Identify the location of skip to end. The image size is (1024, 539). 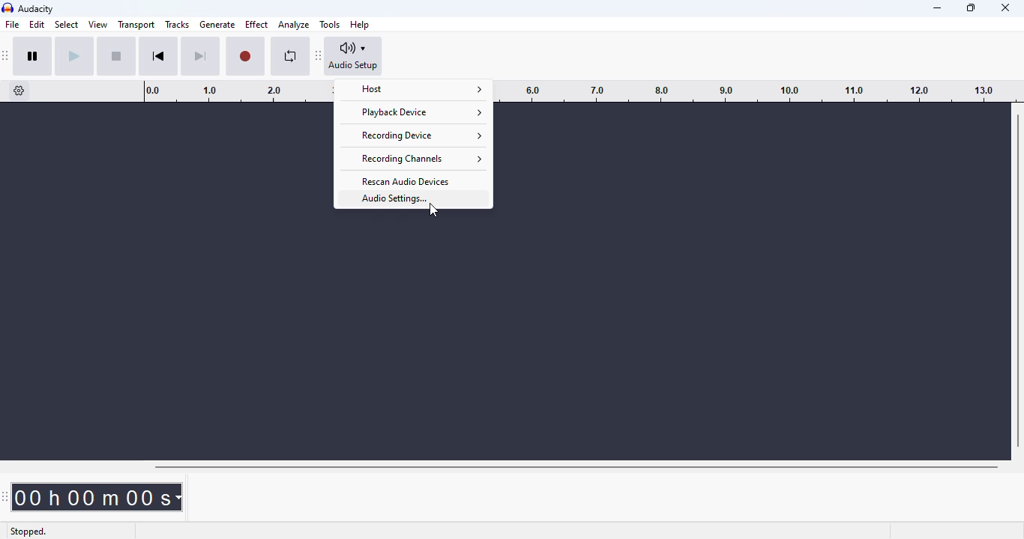
(199, 57).